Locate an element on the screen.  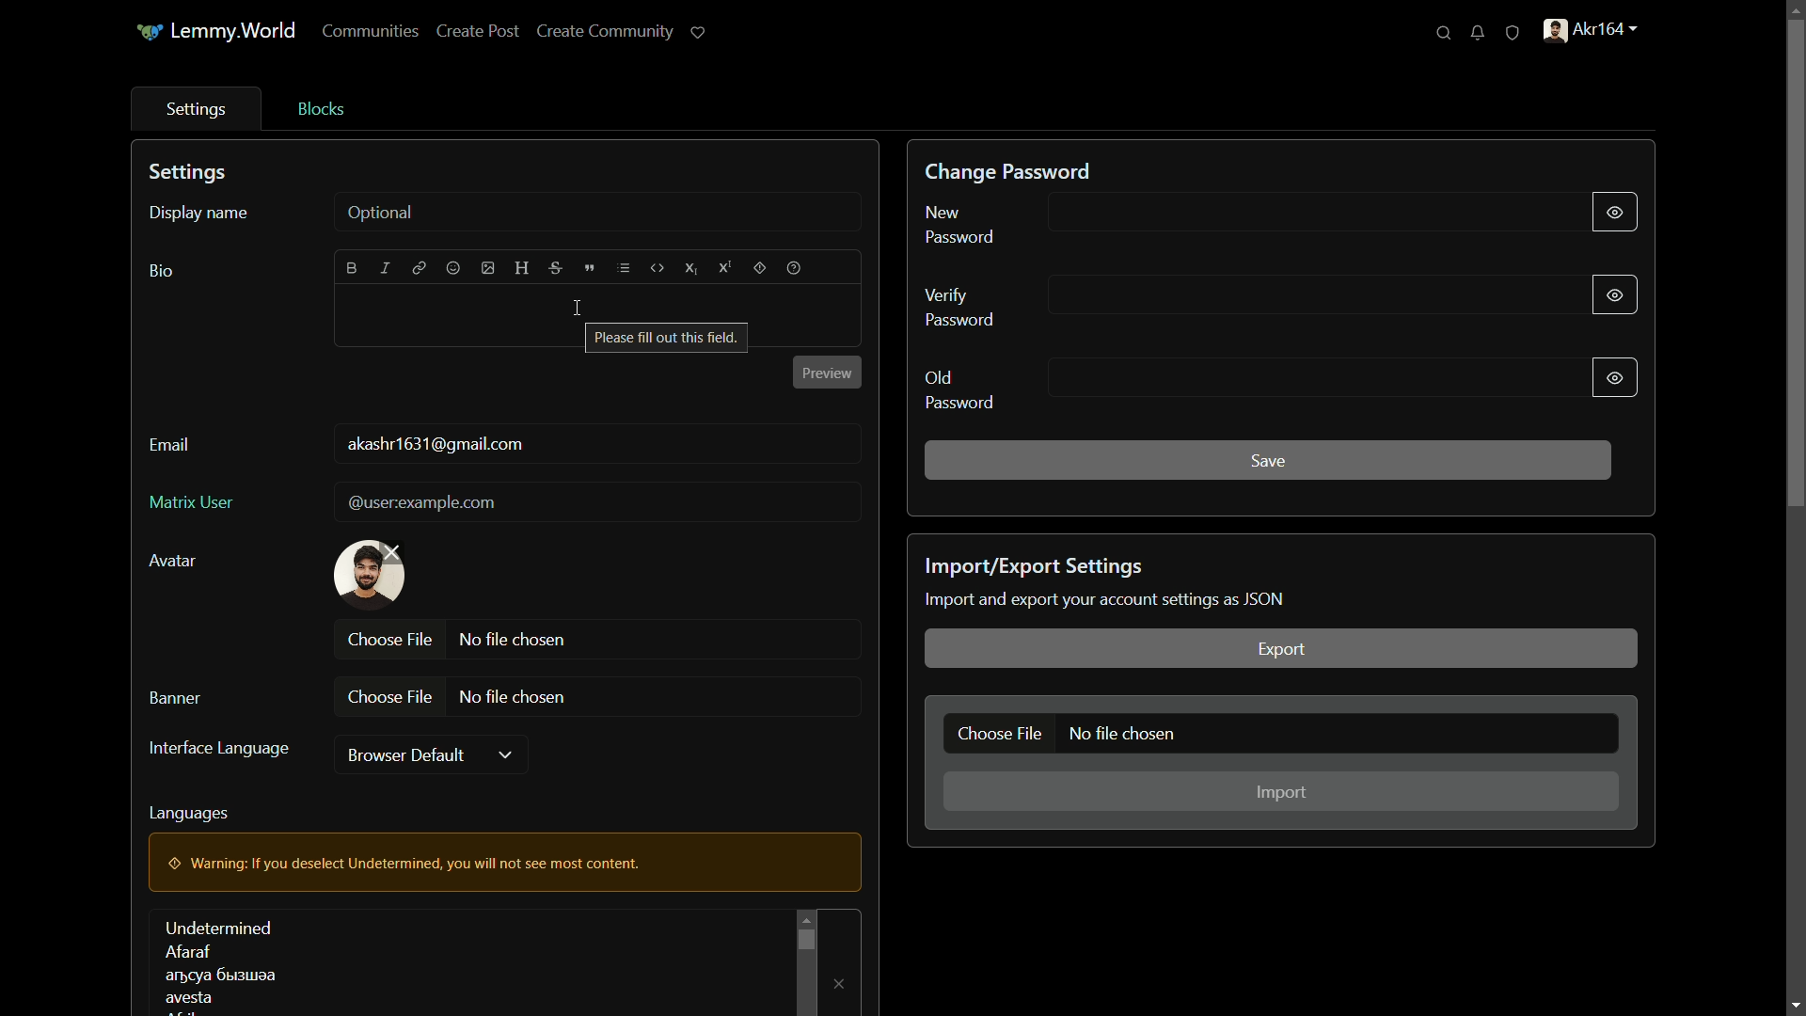
no file chosen is located at coordinates (515, 641).